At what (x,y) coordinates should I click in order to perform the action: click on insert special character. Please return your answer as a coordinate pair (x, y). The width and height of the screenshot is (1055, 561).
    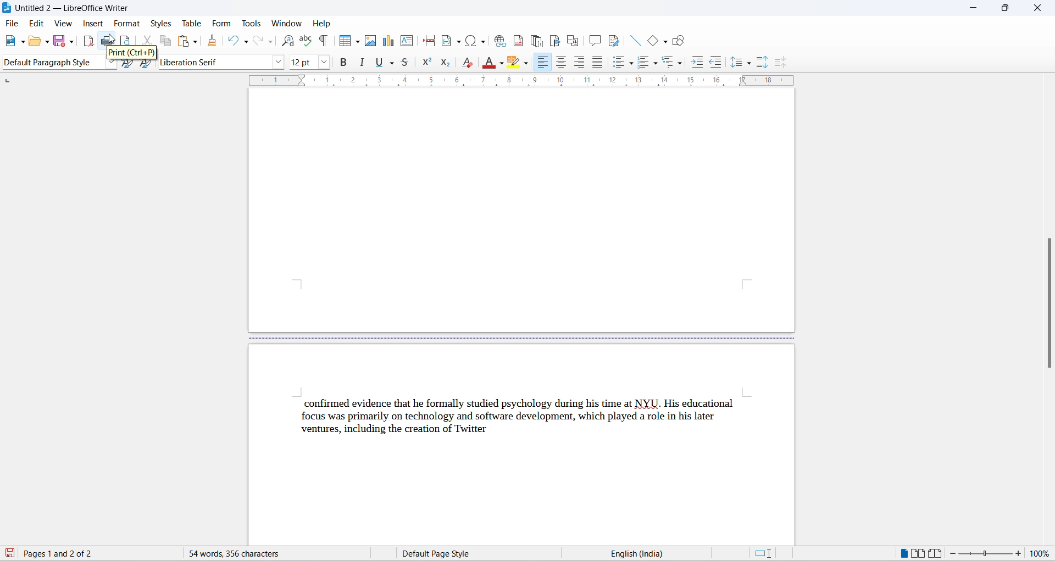
    Looking at the image, I should click on (468, 41).